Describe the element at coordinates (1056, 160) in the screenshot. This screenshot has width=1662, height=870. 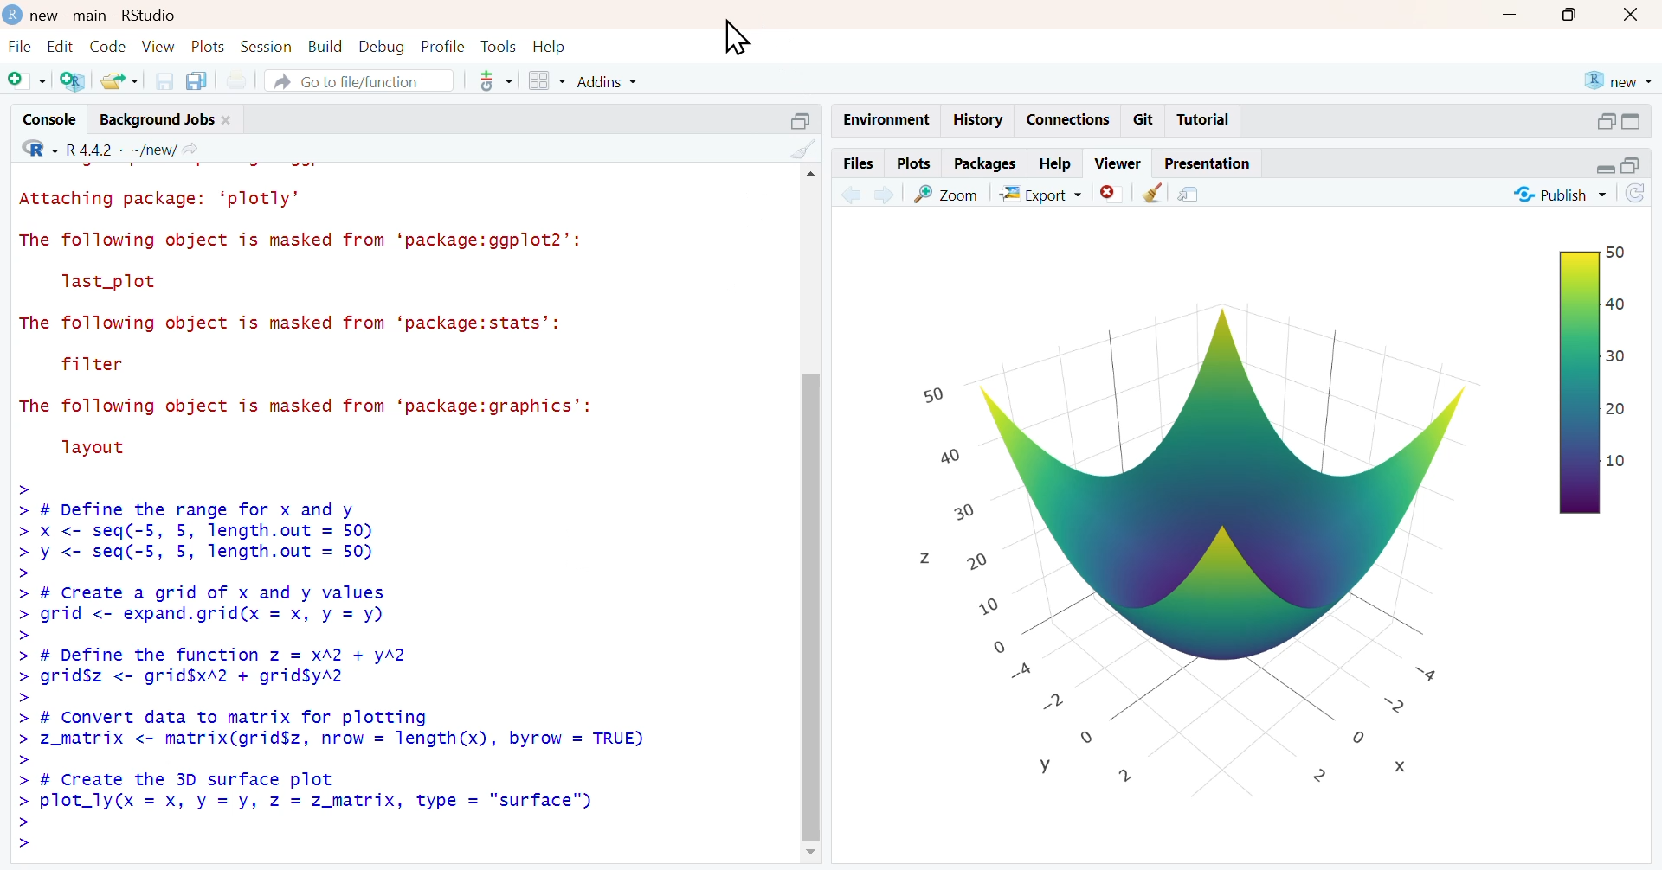
I see `help` at that location.